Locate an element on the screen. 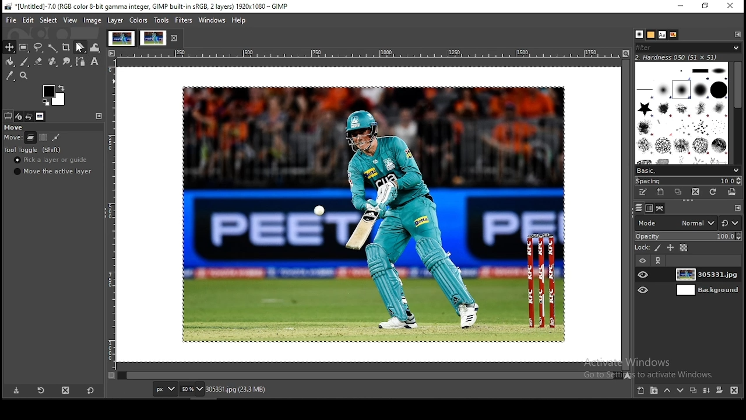 The image size is (746, 420). selection is located at coordinates (44, 138).